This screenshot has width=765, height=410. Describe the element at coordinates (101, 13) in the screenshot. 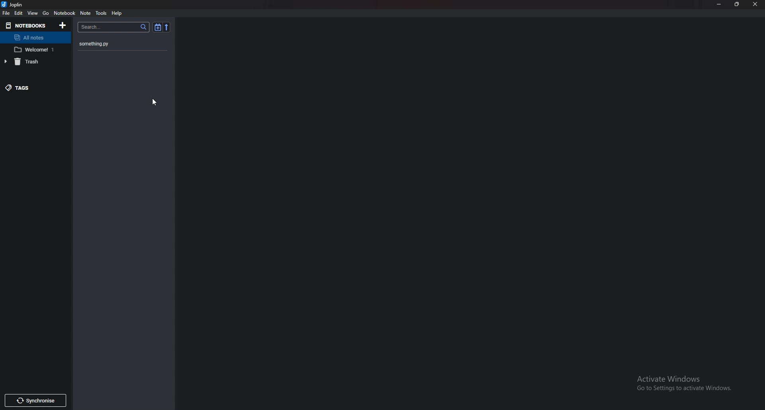

I see `Tools` at that location.